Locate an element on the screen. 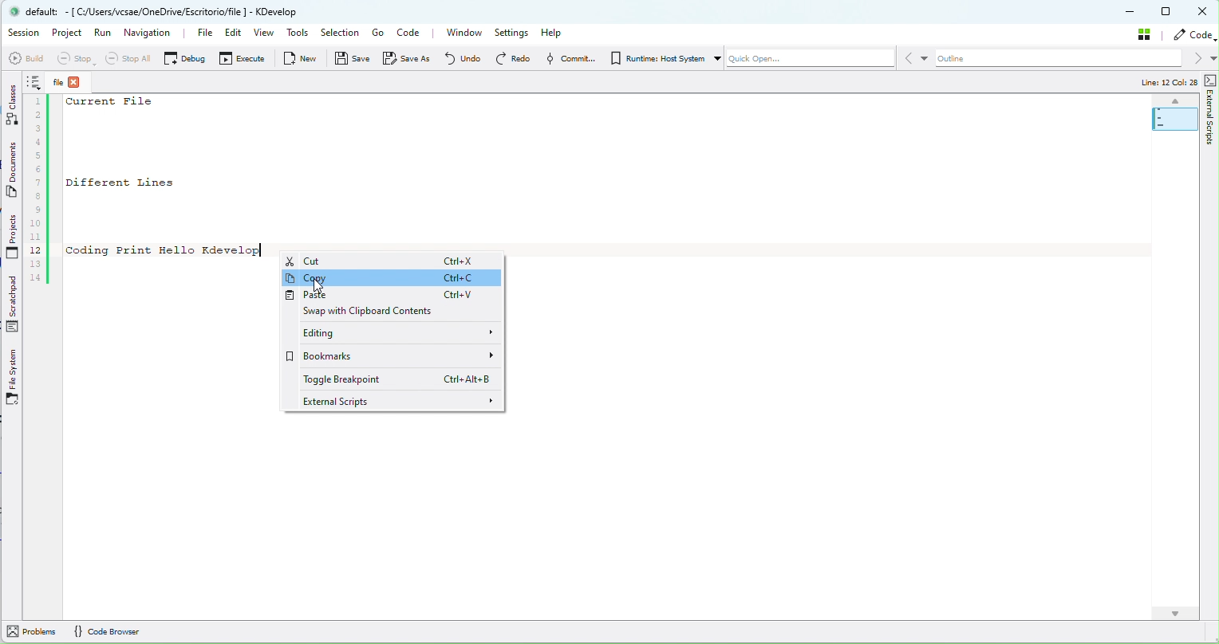  Undo is located at coordinates (462, 57).